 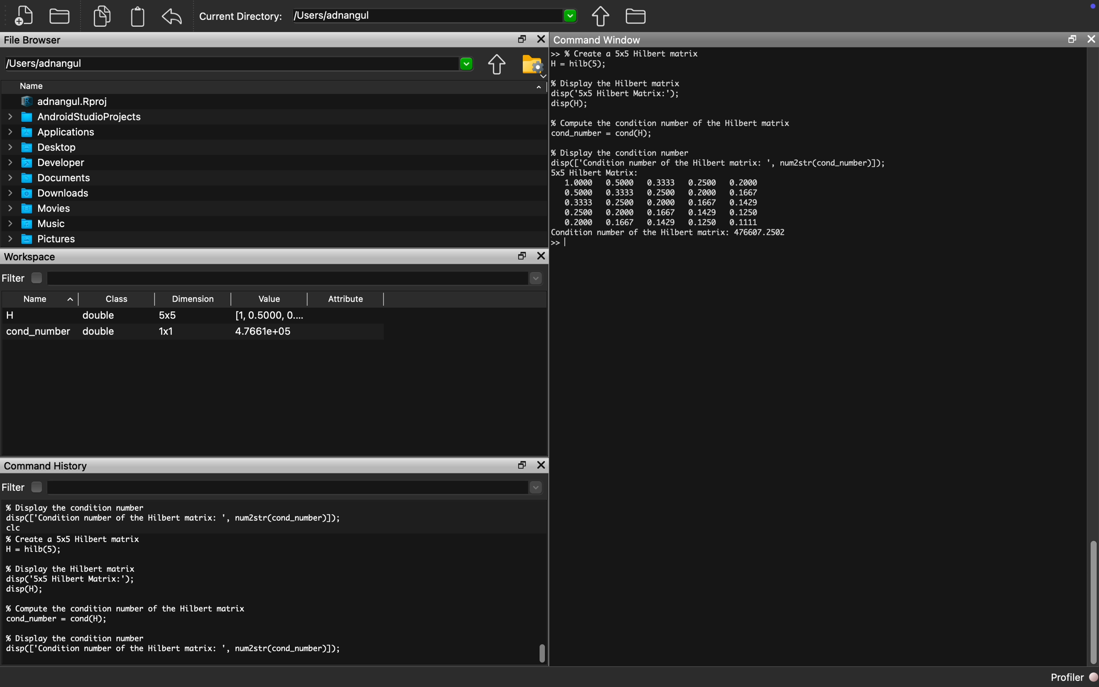 What do you see at coordinates (497, 64) in the screenshot?
I see `Parent Directory` at bounding box center [497, 64].